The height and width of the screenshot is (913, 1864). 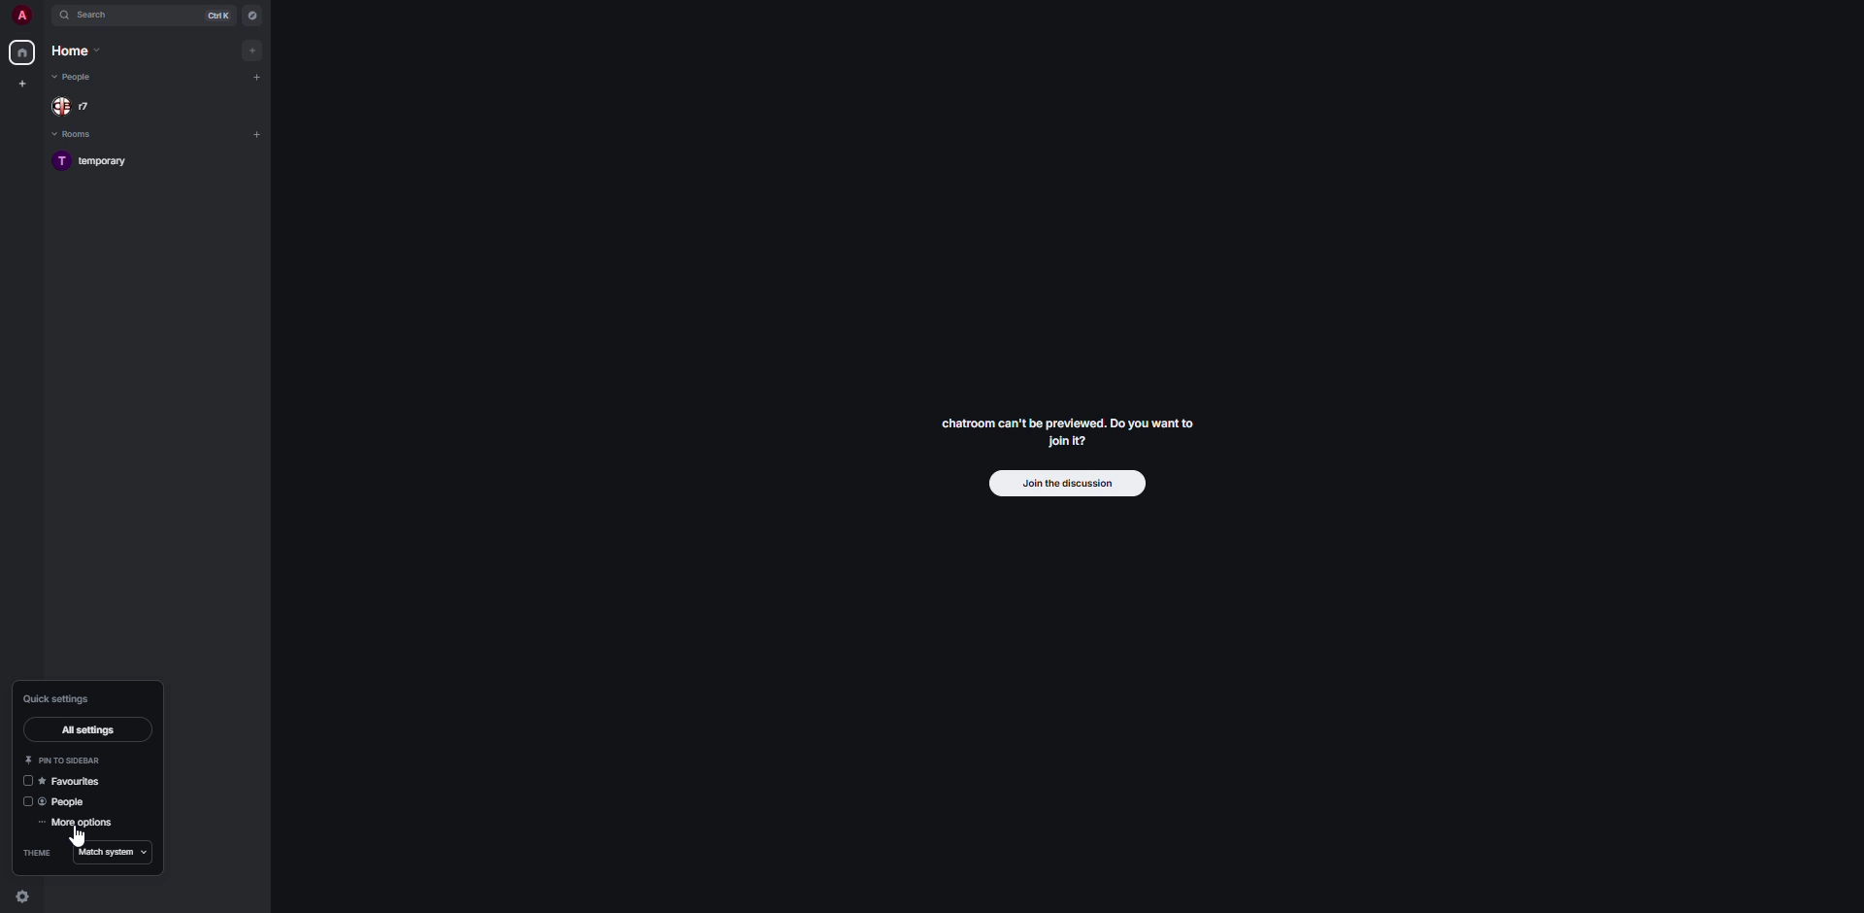 I want to click on quick settings, so click(x=23, y=899).